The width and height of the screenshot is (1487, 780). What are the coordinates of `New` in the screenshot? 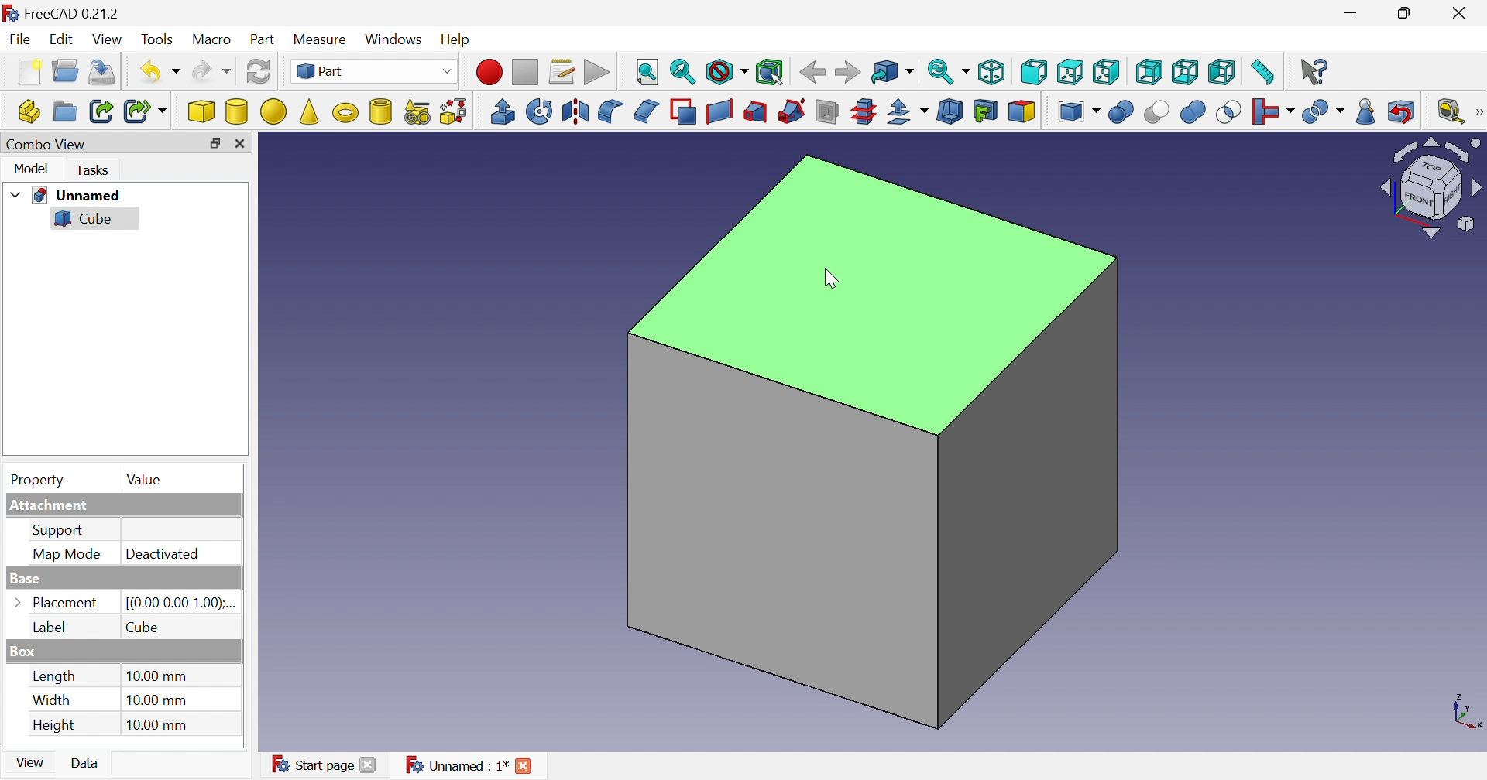 It's located at (31, 72).